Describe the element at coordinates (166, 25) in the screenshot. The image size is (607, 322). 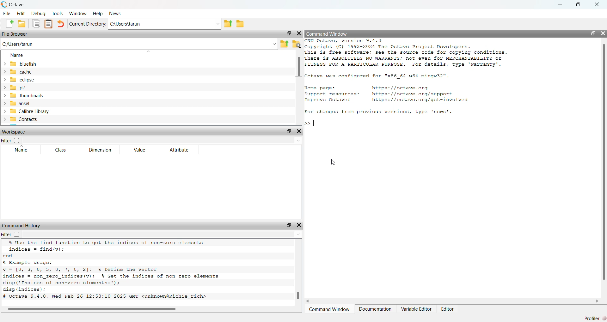
I see `C:\Users\tarun Ld` at that location.